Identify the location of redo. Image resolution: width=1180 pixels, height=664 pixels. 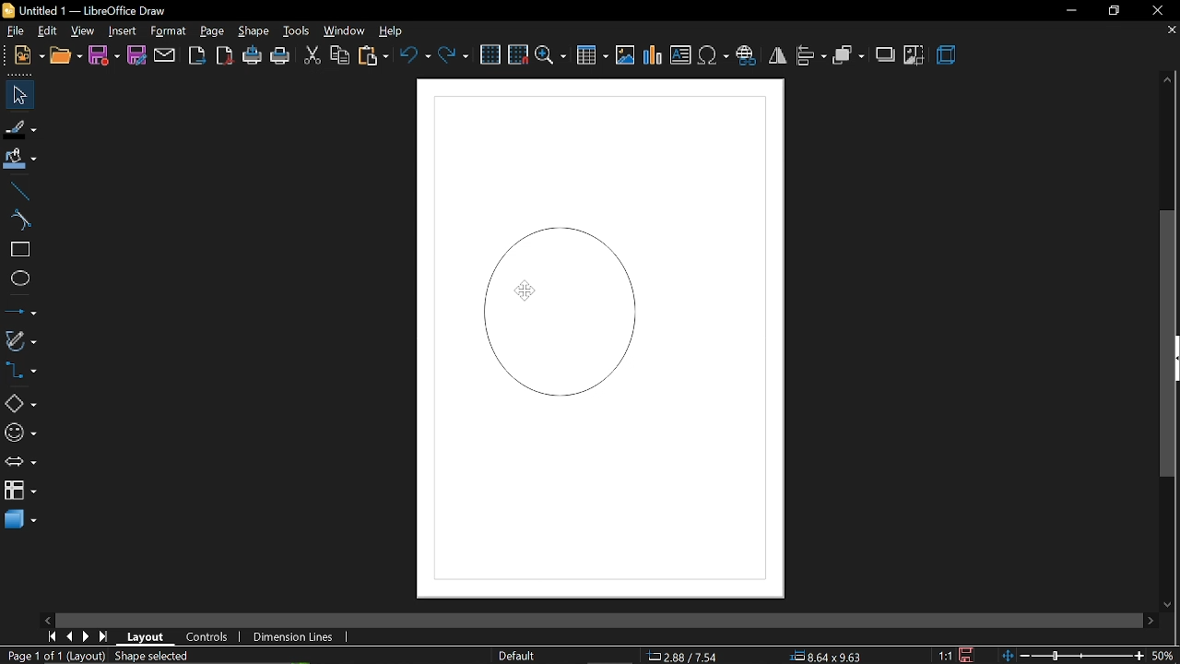
(454, 55).